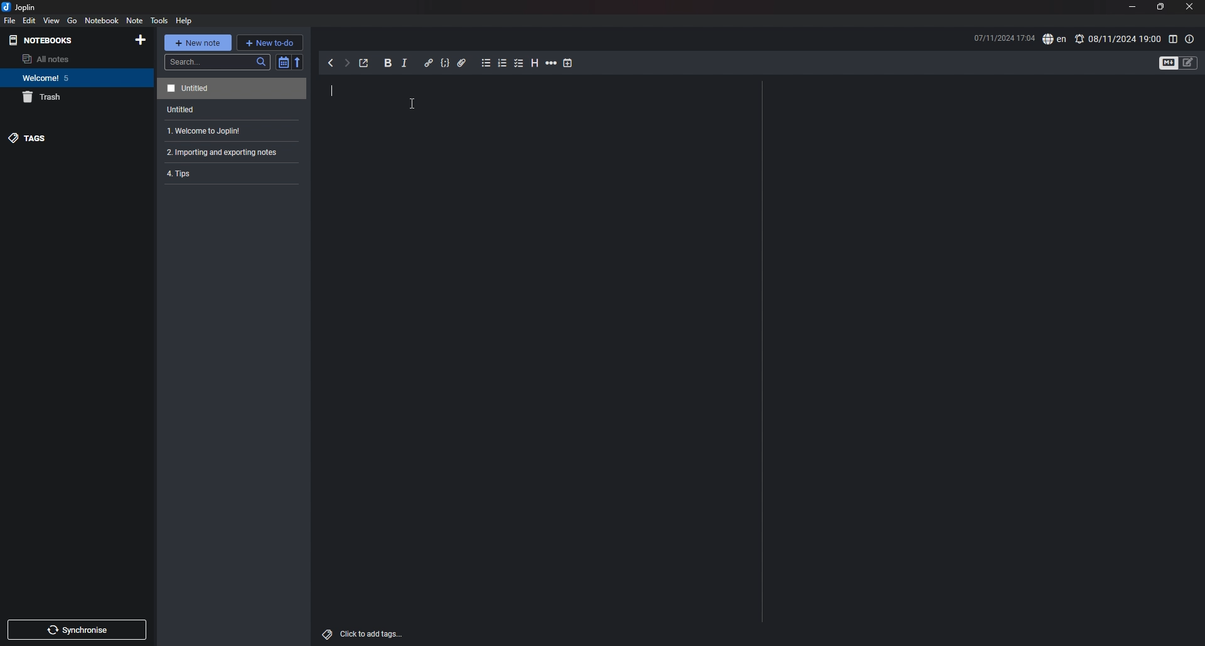 This screenshot has width=1205, height=646. Describe the element at coordinates (102, 20) in the screenshot. I see `notebook` at that location.